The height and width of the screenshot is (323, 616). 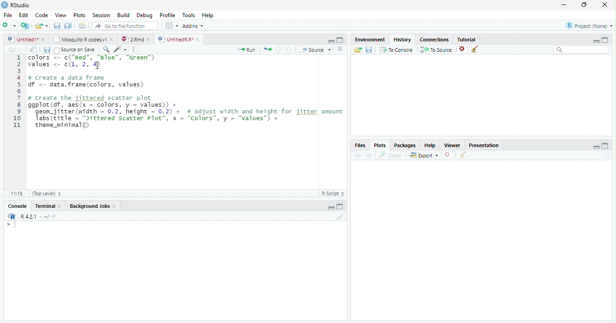 I want to click on Terminal, so click(x=45, y=206).